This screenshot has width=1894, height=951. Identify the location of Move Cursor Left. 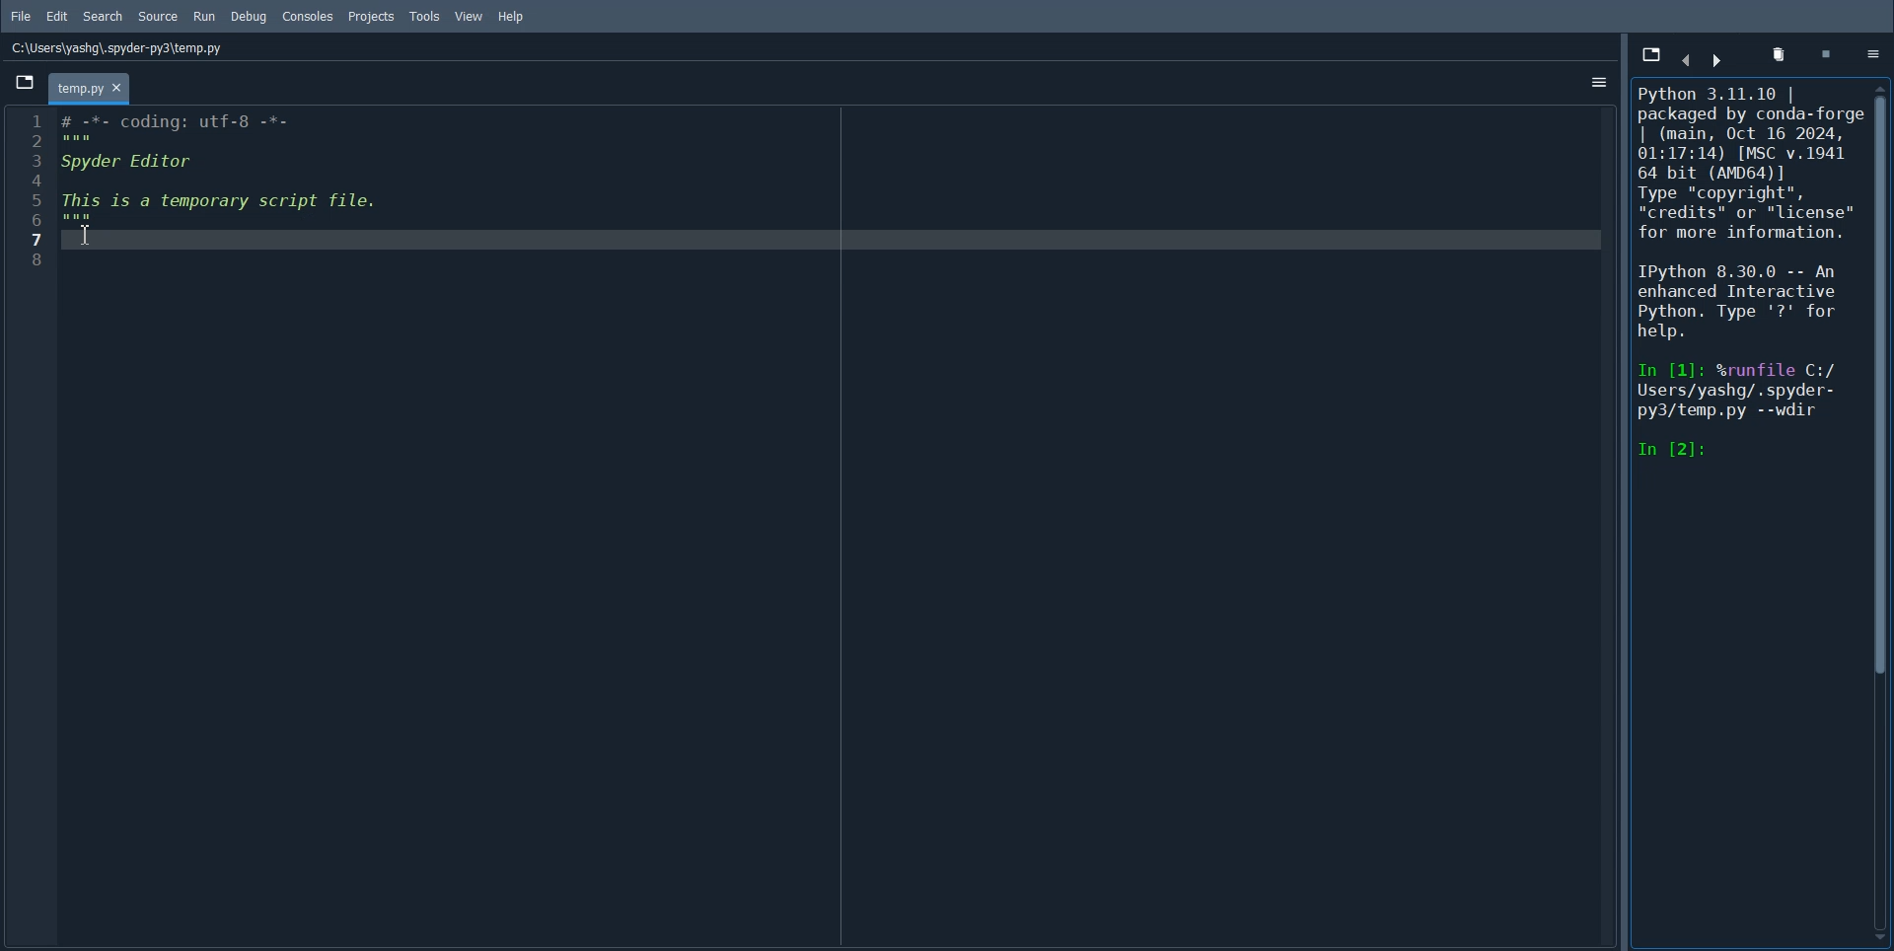
(1720, 59).